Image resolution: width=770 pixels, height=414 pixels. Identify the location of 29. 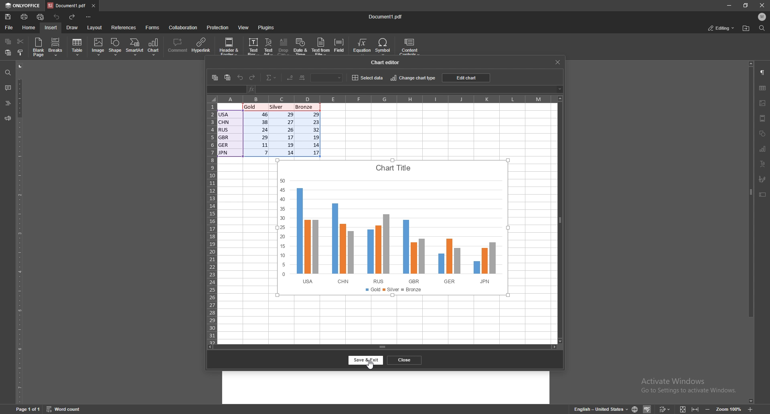
(313, 114).